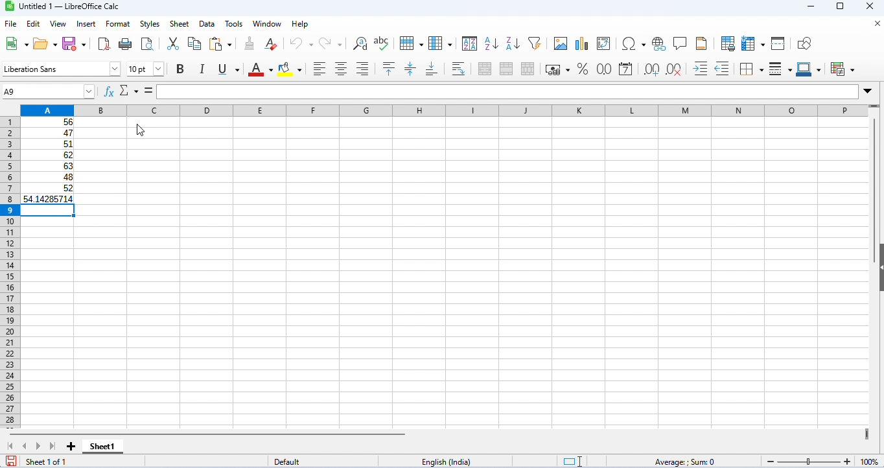  Describe the element at coordinates (102, 447) in the screenshot. I see `sheet1` at that location.